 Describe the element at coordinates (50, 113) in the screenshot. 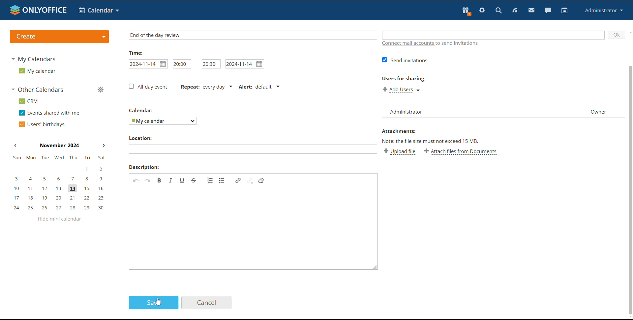

I see `events shared with me` at that location.